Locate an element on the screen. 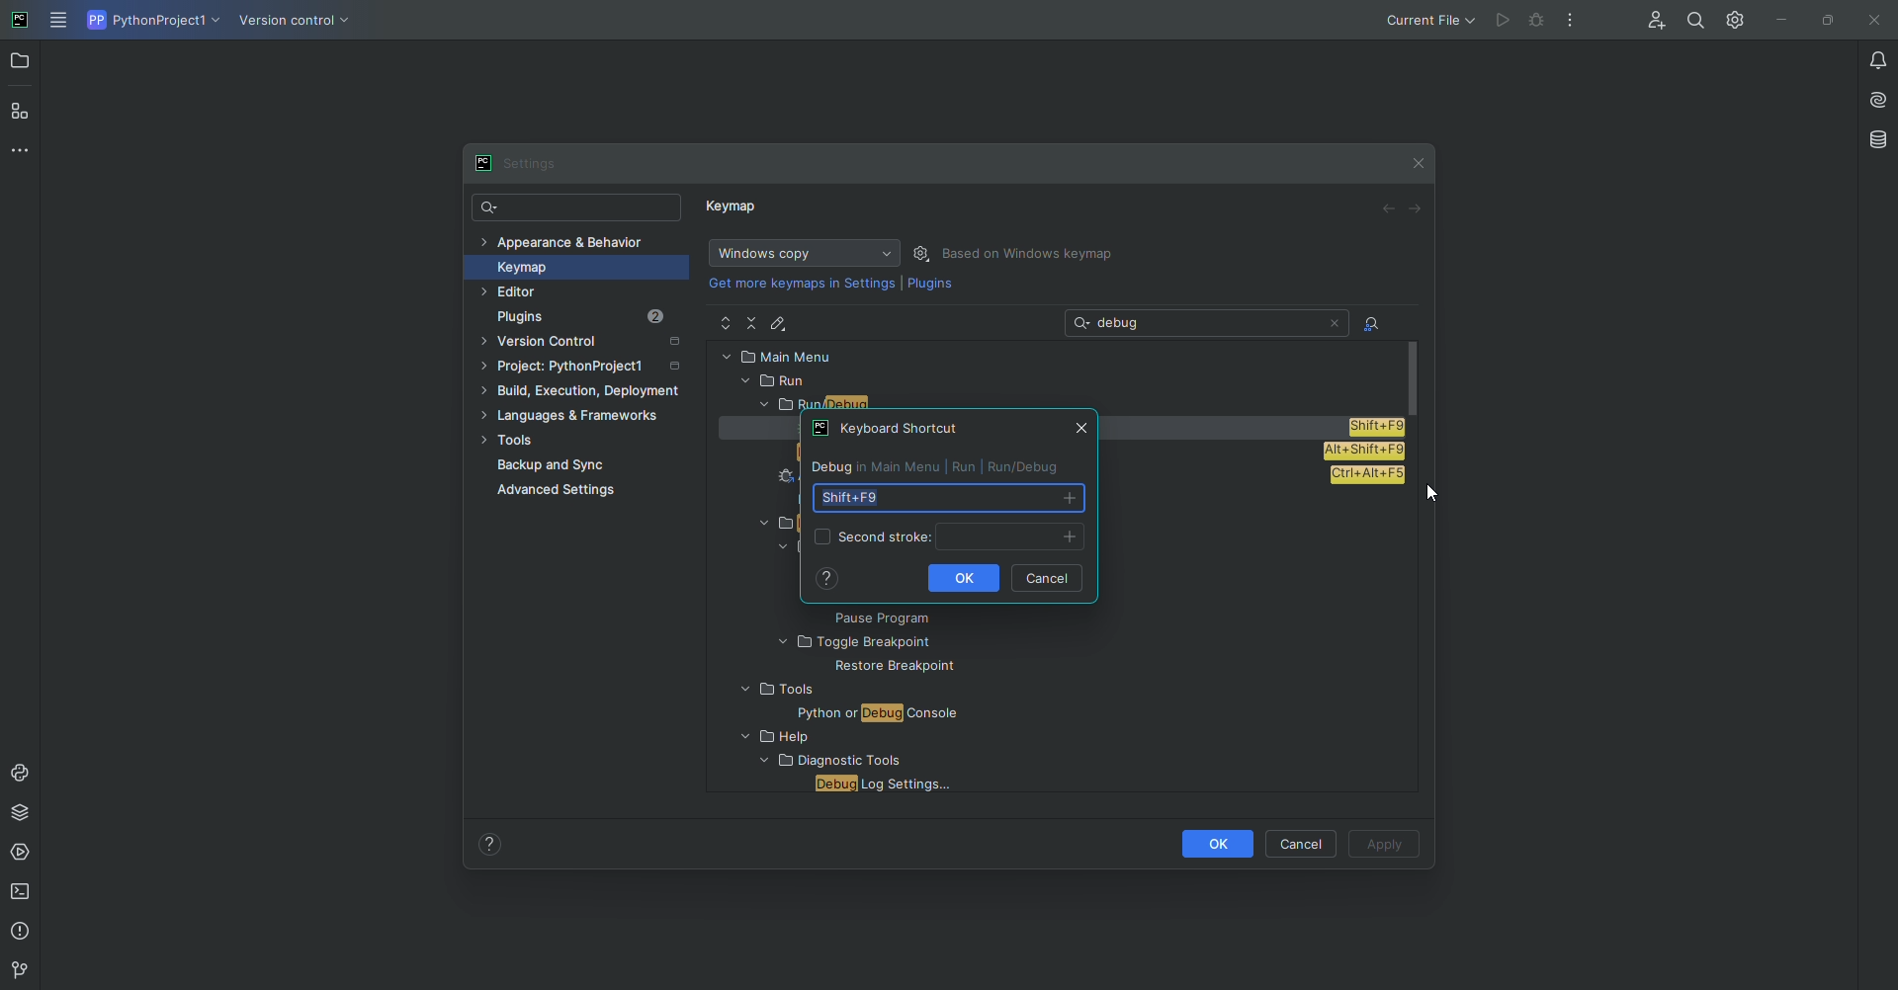 The width and height of the screenshot is (1898, 990). Project is located at coordinates (584, 370).